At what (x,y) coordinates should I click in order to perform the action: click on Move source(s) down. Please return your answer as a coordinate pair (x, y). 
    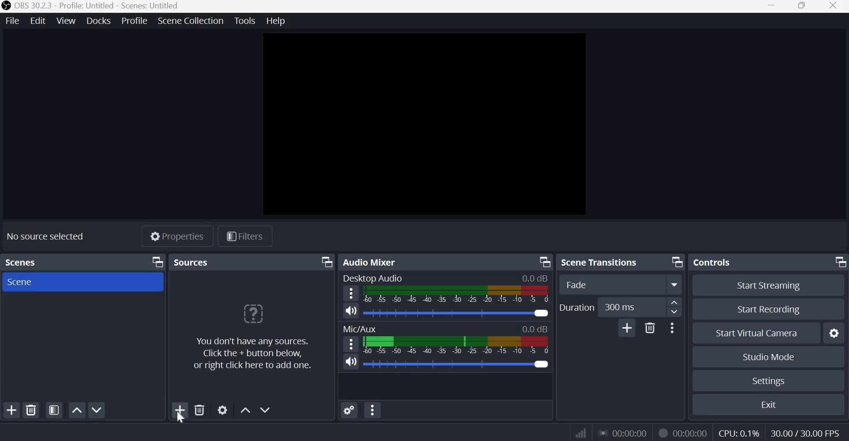
    Looking at the image, I should click on (266, 410).